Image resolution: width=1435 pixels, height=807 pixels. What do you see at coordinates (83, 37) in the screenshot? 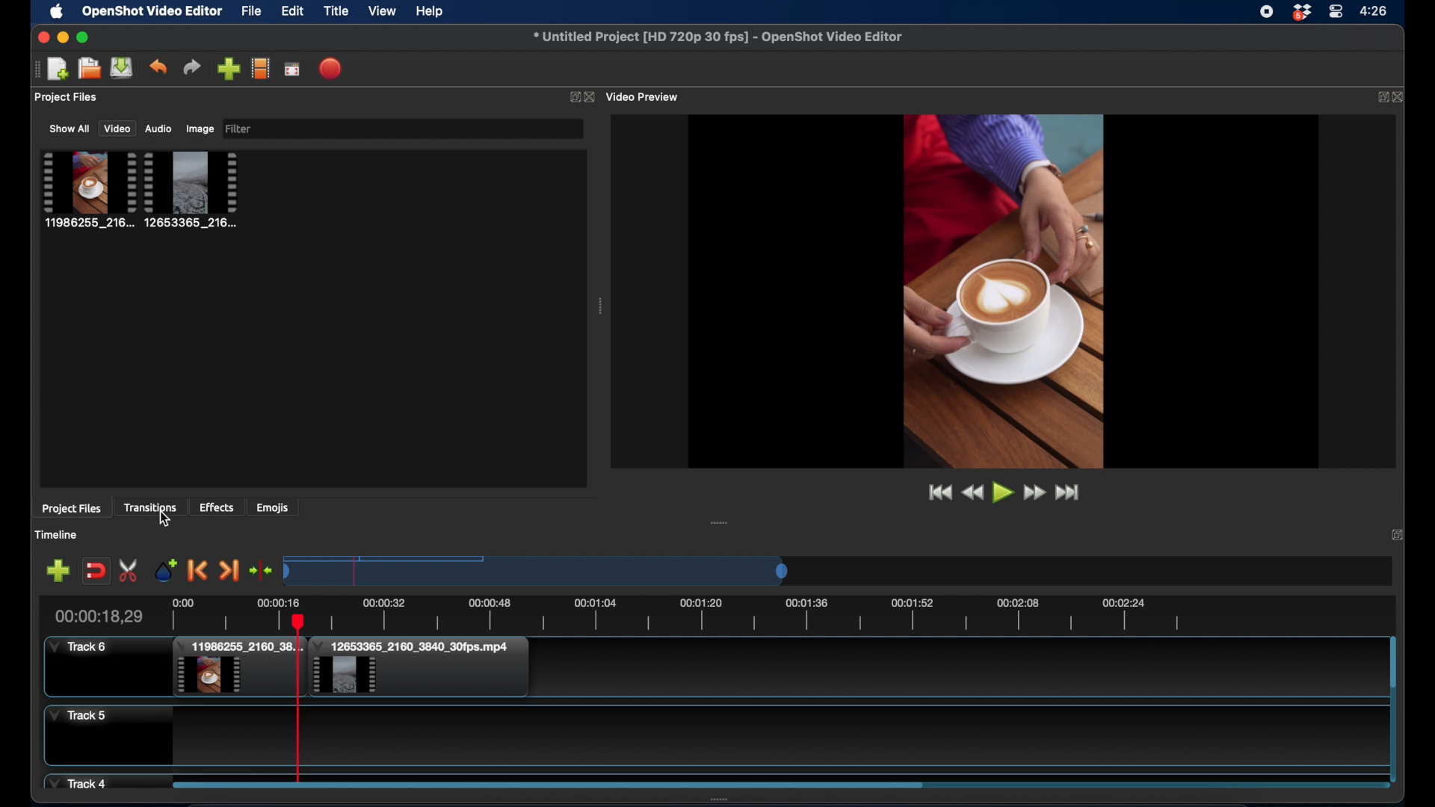
I see `maximize` at bounding box center [83, 37].